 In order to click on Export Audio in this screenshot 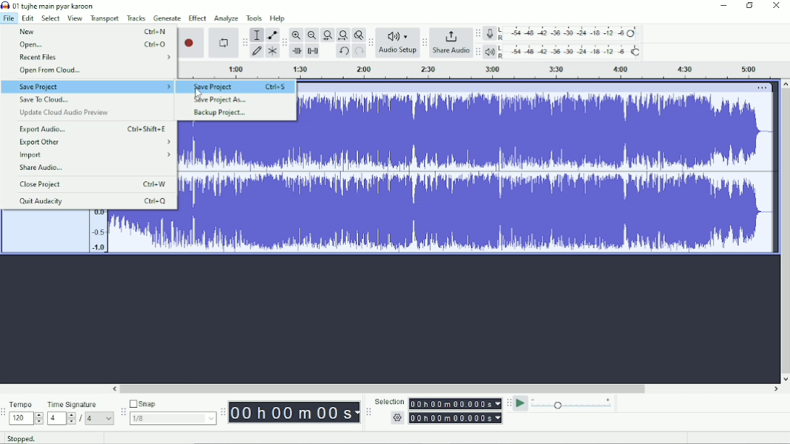, I will do `click(95, 129)`.